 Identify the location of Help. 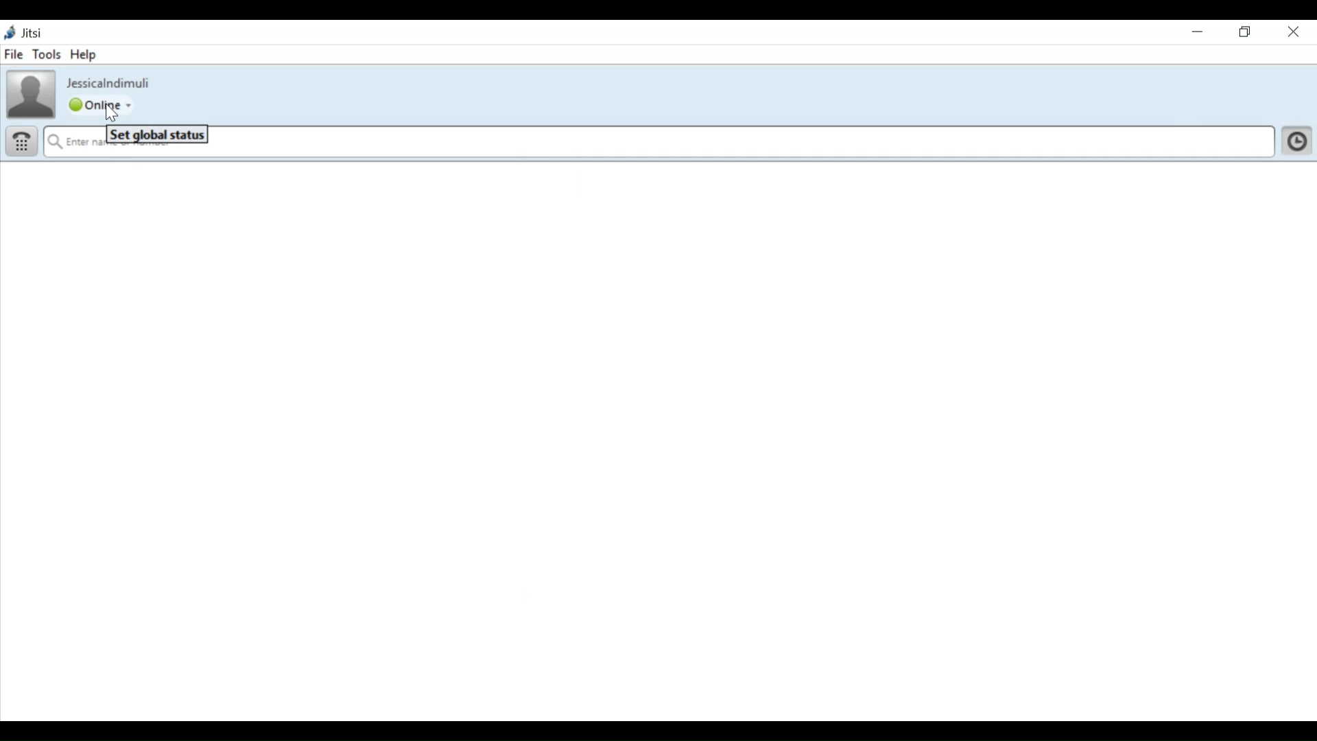
(81, 54).